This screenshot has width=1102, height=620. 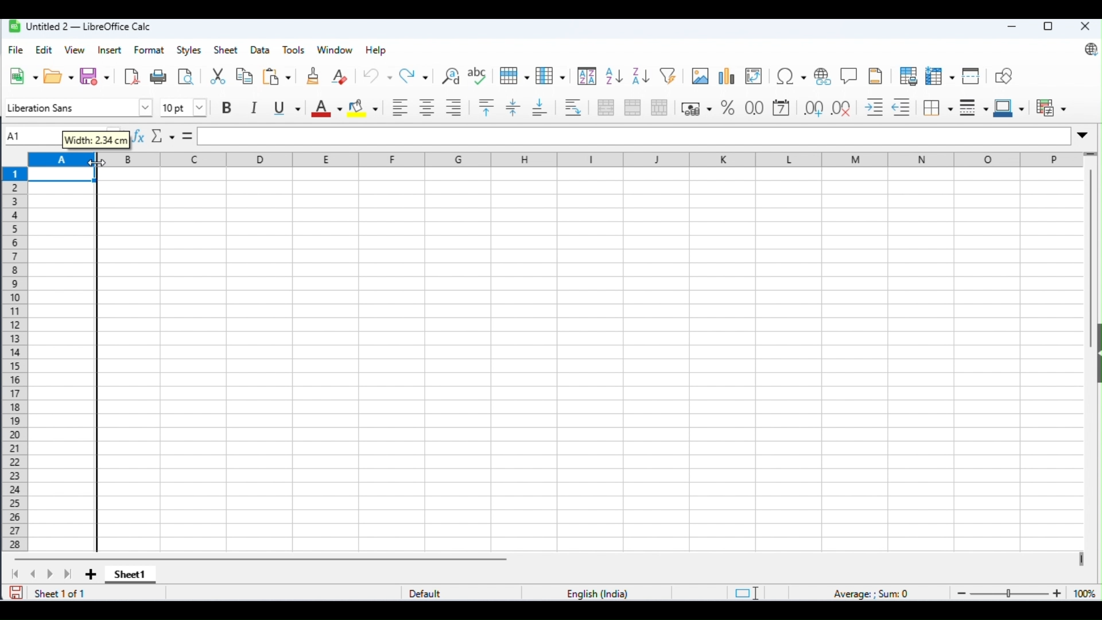 I want to click on next sheet, so click(x=49, y=574).